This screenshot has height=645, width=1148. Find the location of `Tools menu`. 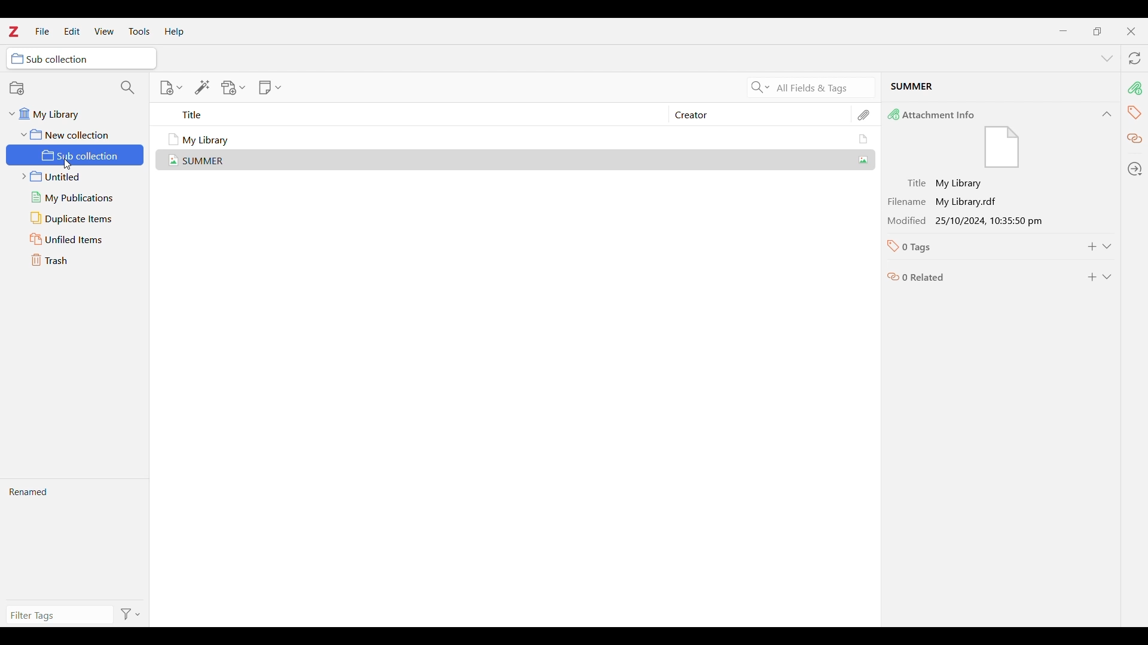

Tools menu is located at coordinates (140, 31).